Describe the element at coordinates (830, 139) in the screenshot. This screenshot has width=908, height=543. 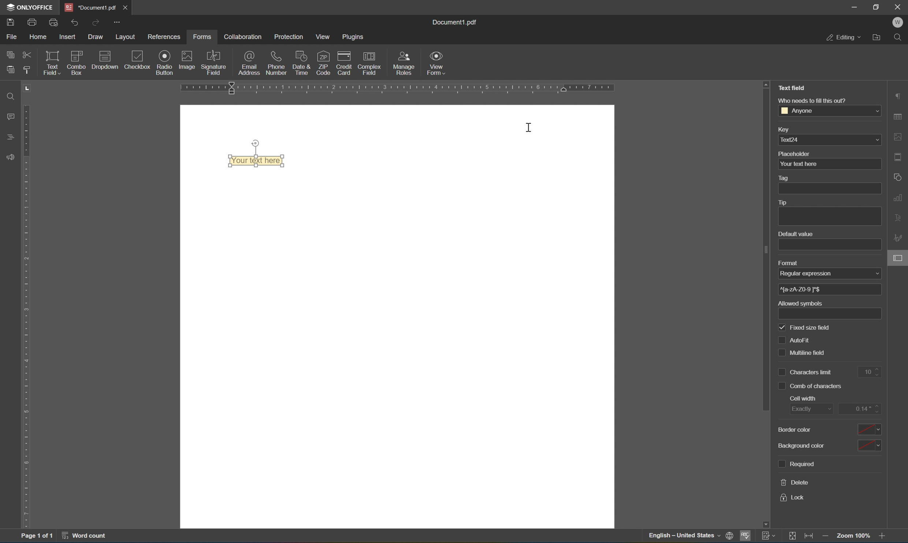
I see `text24` at that location.